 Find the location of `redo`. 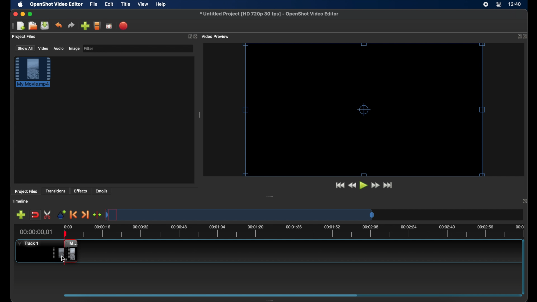

redo is located at coordinates (71, 25).